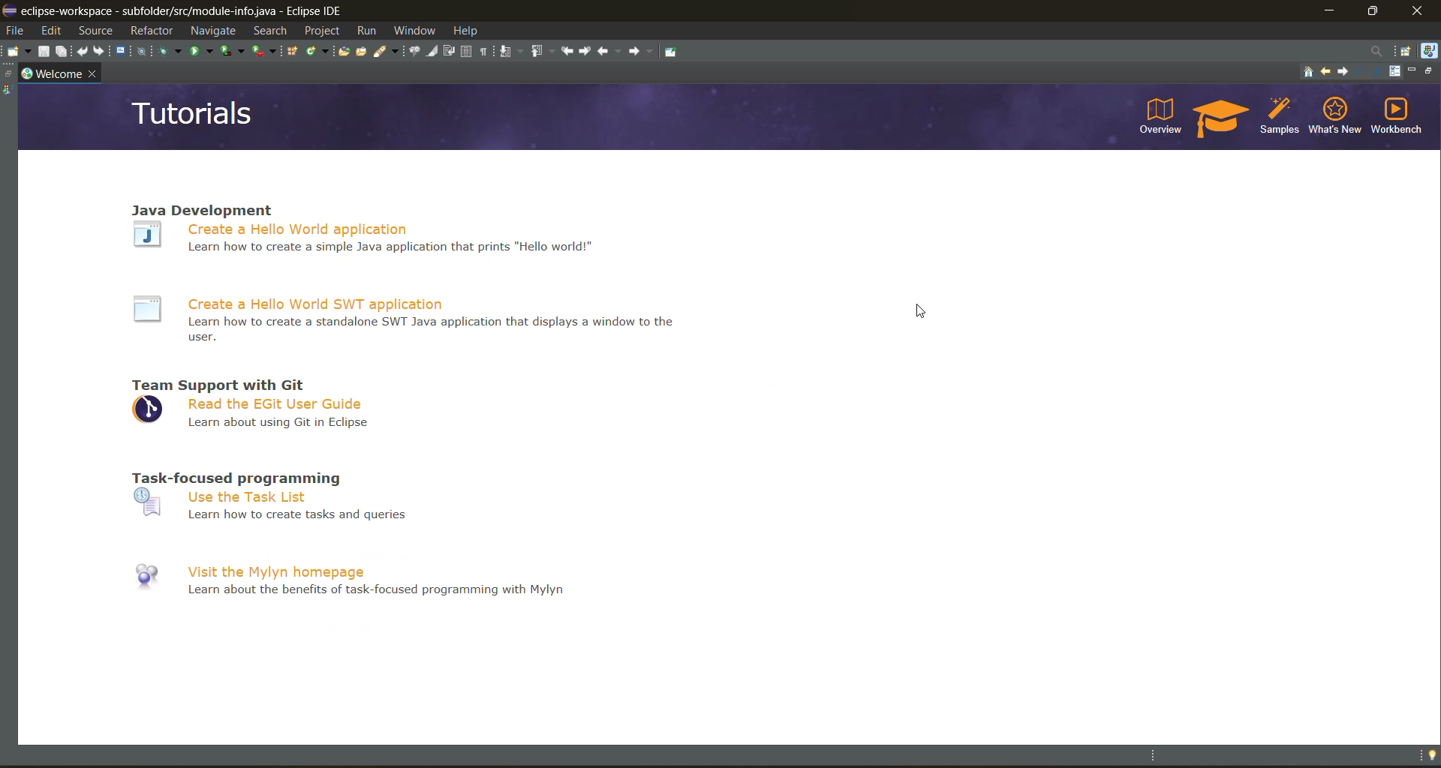 The image size is (1441, 768). What do you see at coordinates (1346, 71) in the screenshot?
I see `navigate to next topic` at bounding box center [1346, 71].